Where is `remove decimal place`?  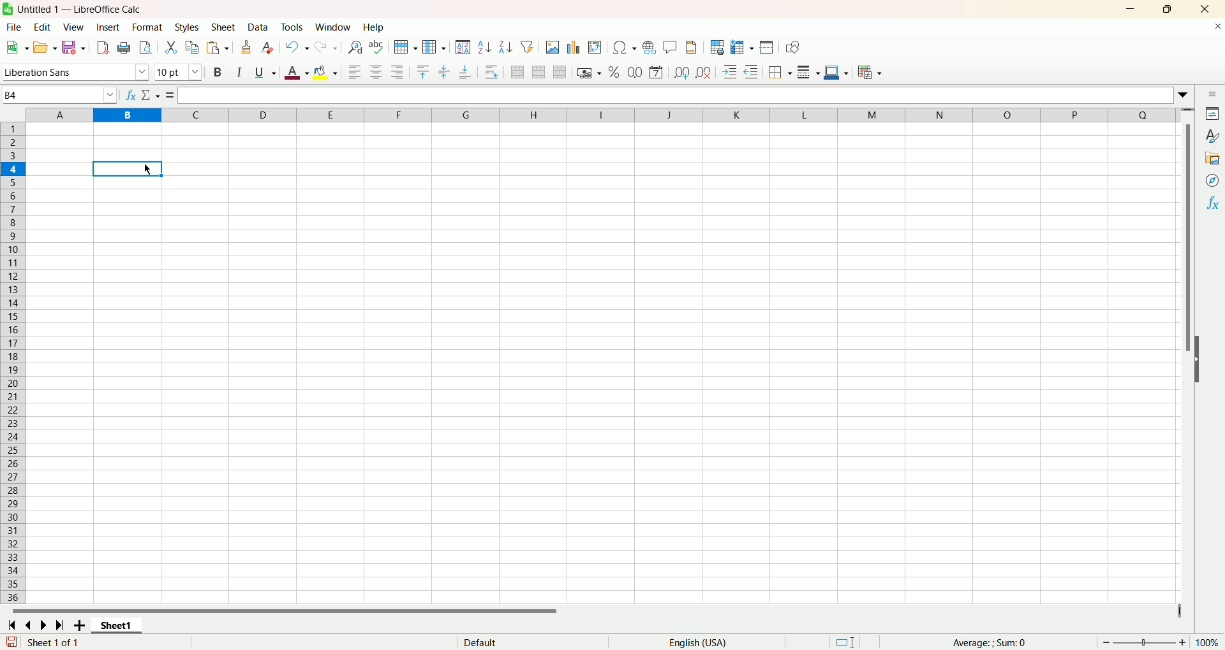
remove decimal place is located at coordinates (704, 73).